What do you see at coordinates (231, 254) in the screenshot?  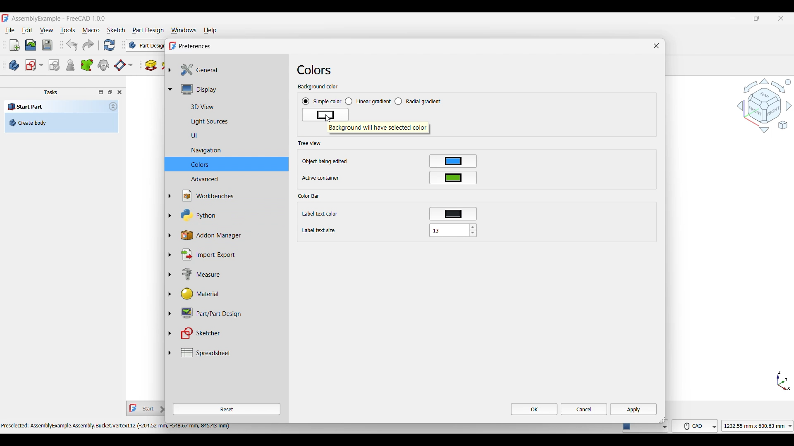 I see `Import-Export` at bounding box center [231, 254].